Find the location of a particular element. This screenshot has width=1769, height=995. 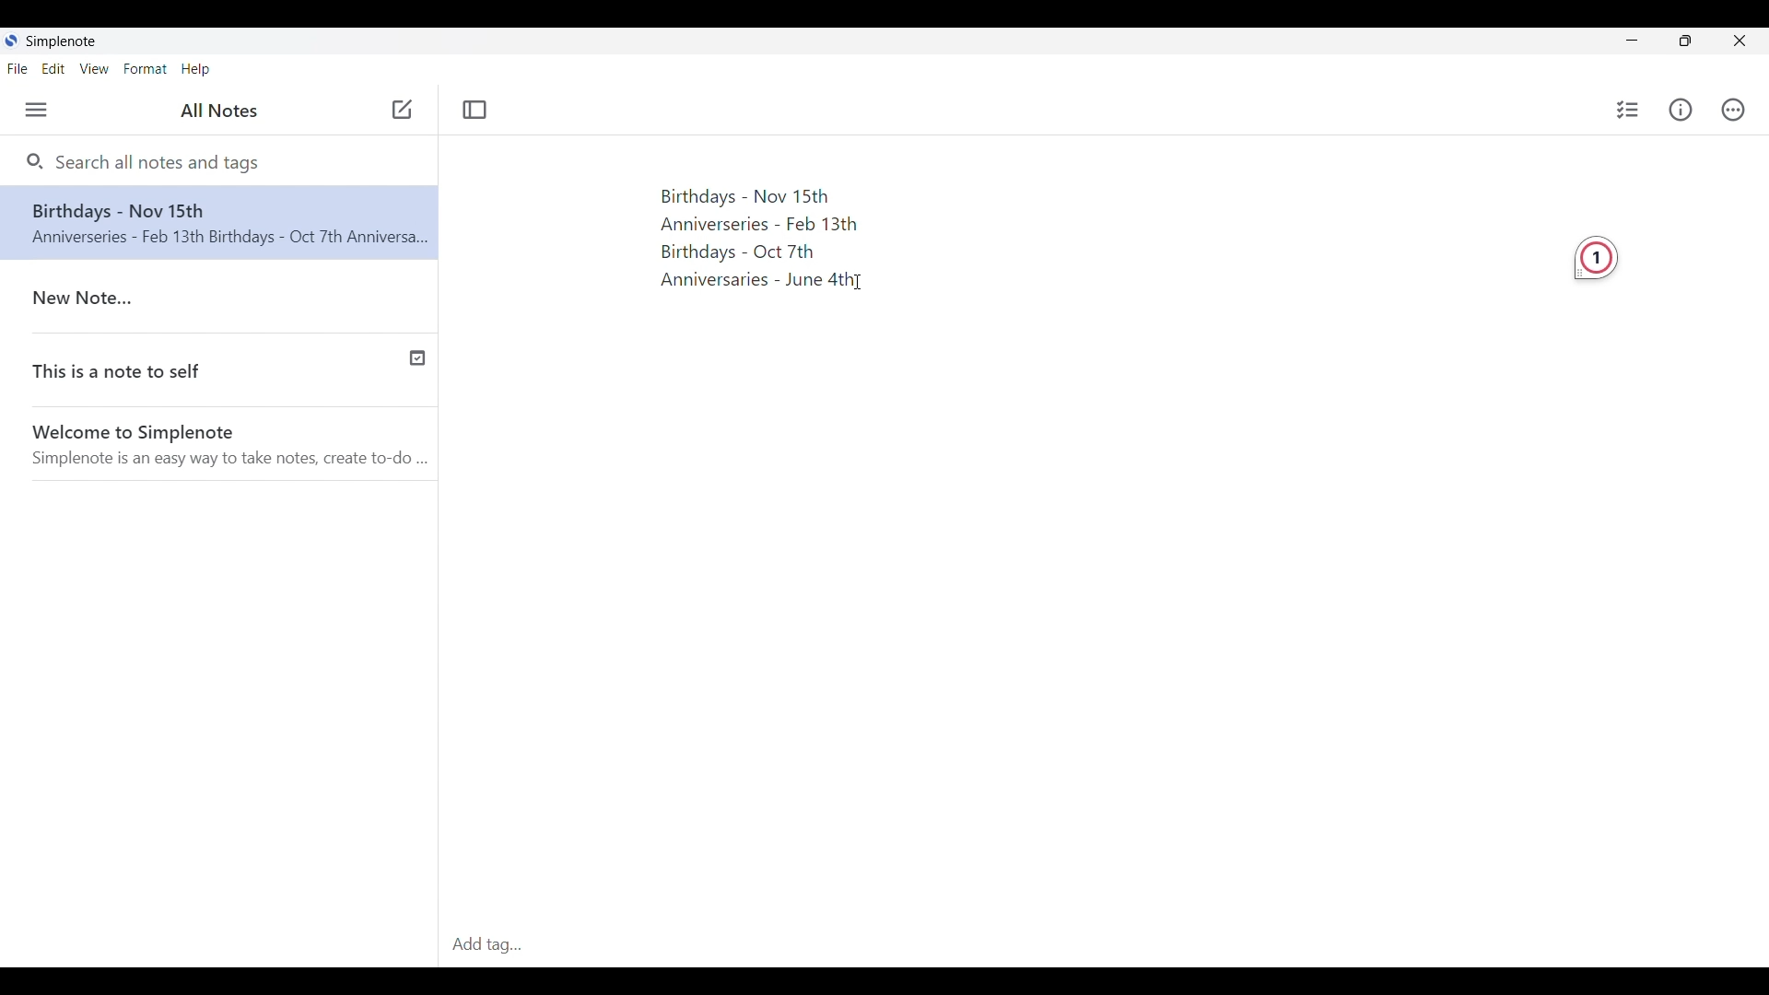

Simplenote logo and name is located at coordinates (69, 42).